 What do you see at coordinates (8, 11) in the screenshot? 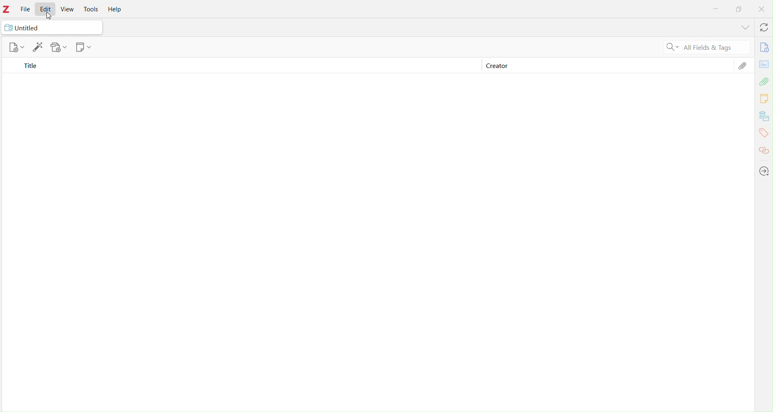
I see `` at bounding box center [8, 11].